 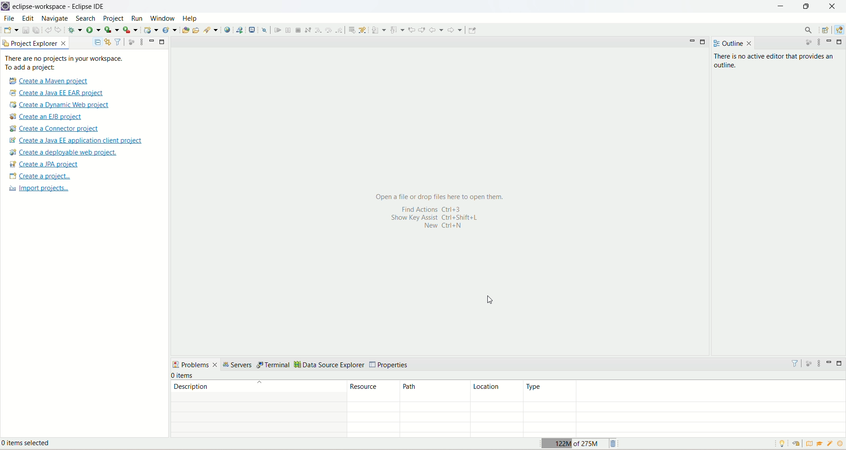 What do you see at coordinates (114, 19) in the screenshot?
I see `project` at bounding box center [114, 19].